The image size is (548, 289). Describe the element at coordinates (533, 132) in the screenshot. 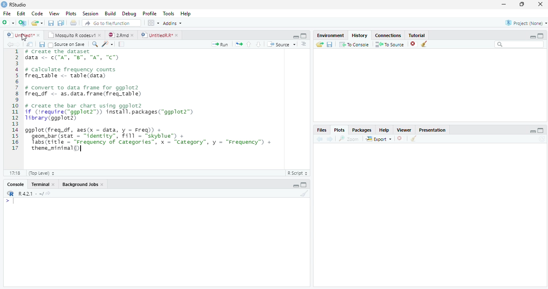

I see `Minimize` at that location.